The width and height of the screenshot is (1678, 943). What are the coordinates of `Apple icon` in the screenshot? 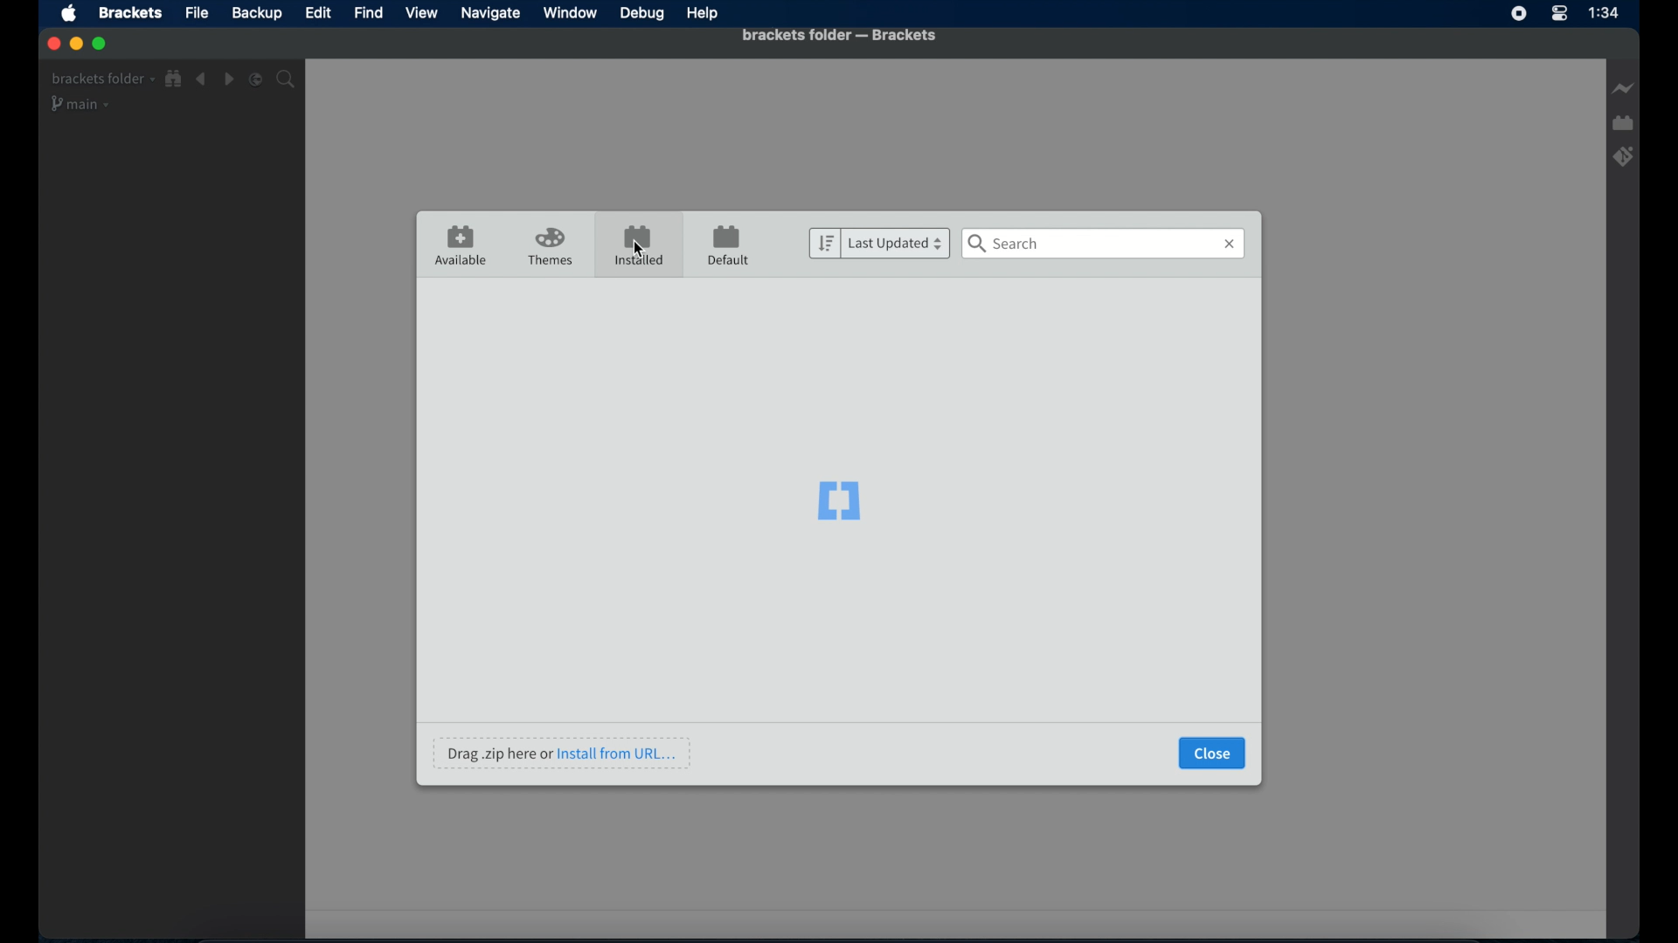 It's located at (70, 15).